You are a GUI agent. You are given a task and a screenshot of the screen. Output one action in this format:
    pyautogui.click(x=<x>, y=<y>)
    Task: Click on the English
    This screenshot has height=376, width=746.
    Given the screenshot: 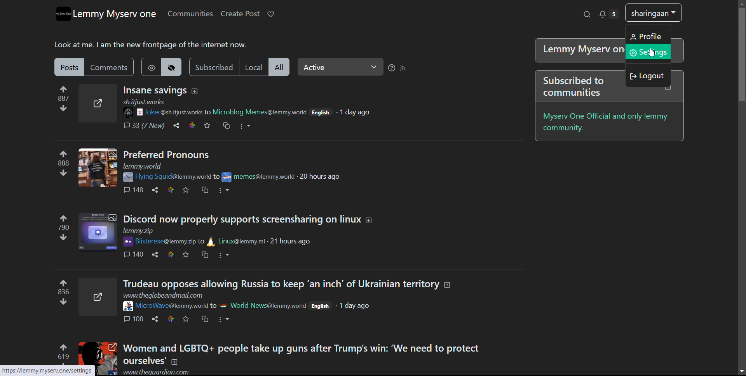 What is the action you would take?
    pyautogui.click(x=319, y=305)
    